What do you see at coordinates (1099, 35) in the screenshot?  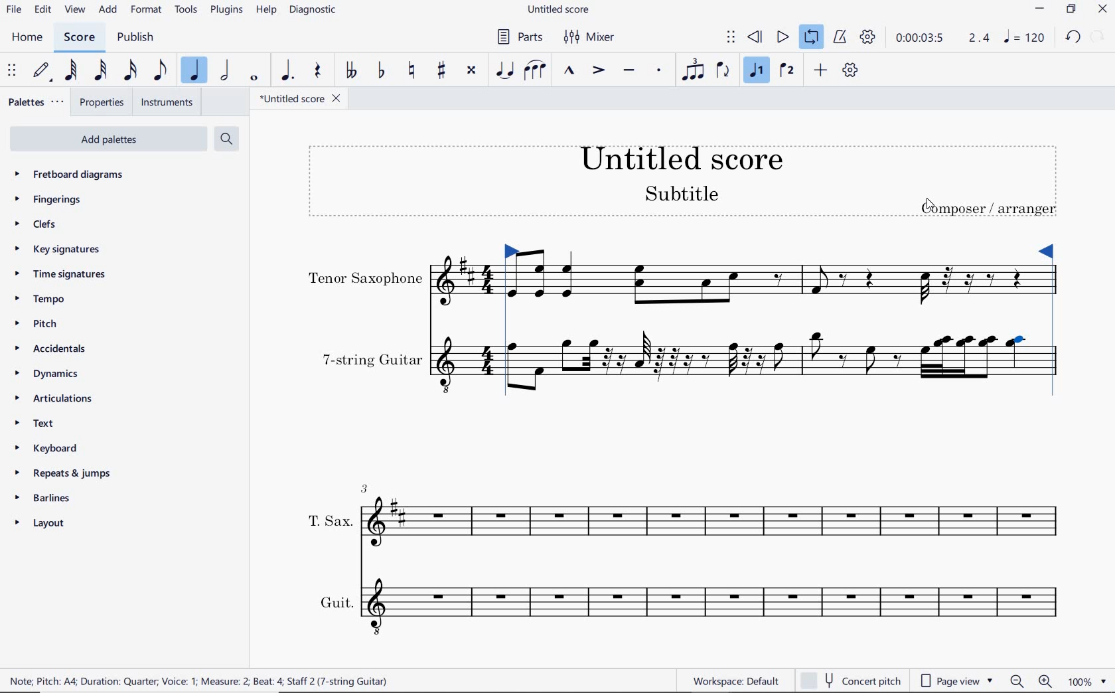 I see `REDO` at bounding box center [1099, 35].